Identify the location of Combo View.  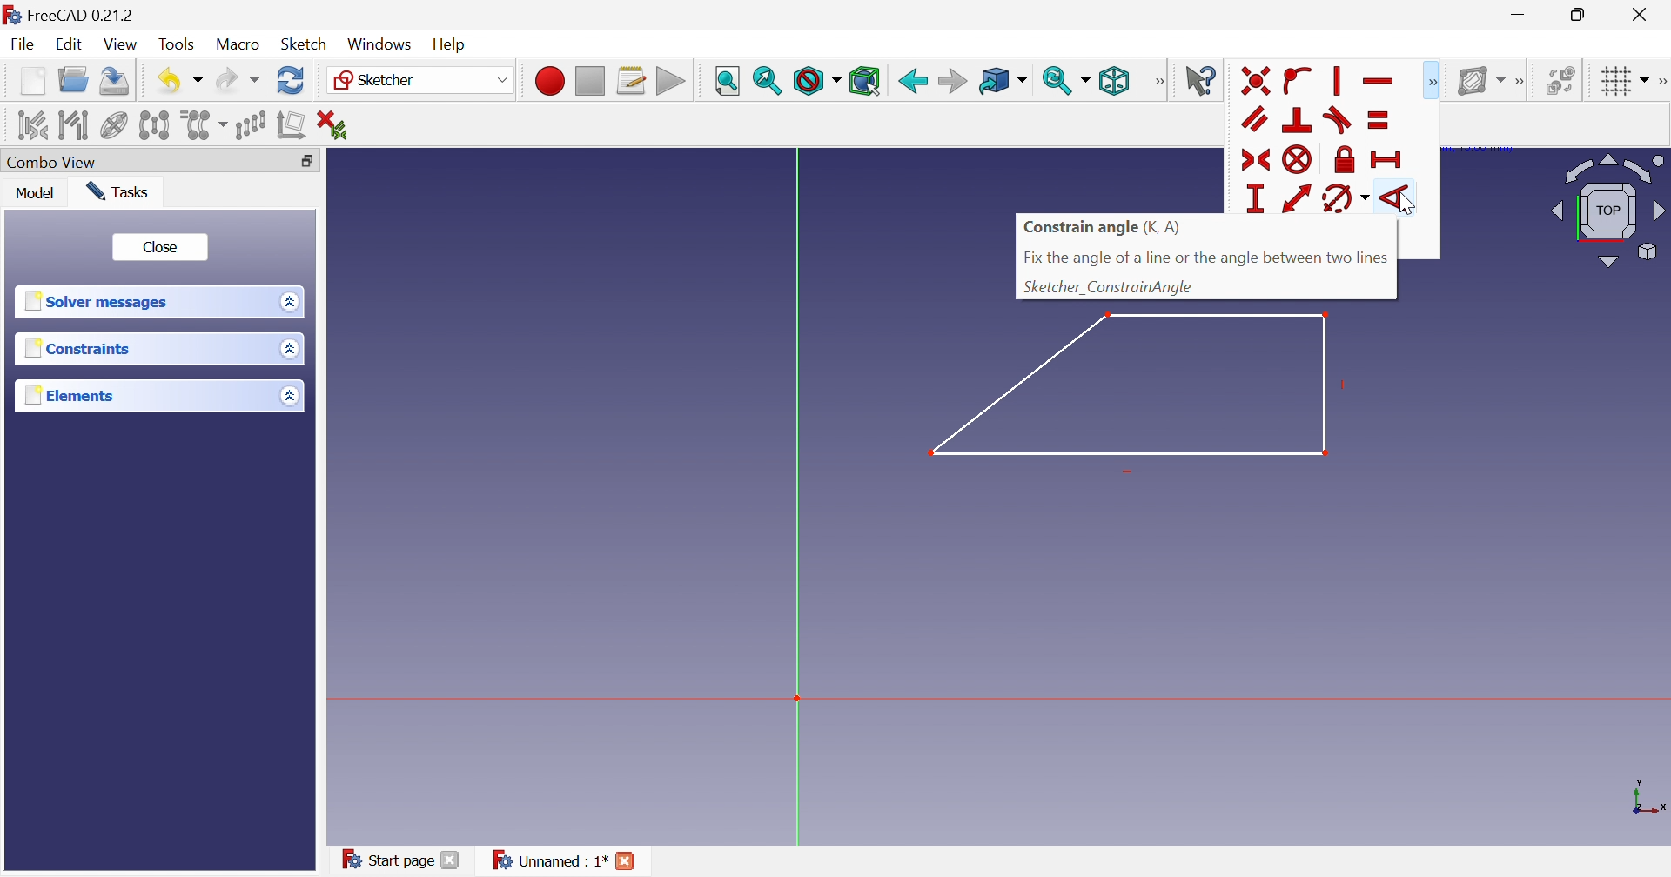
(55, 162).